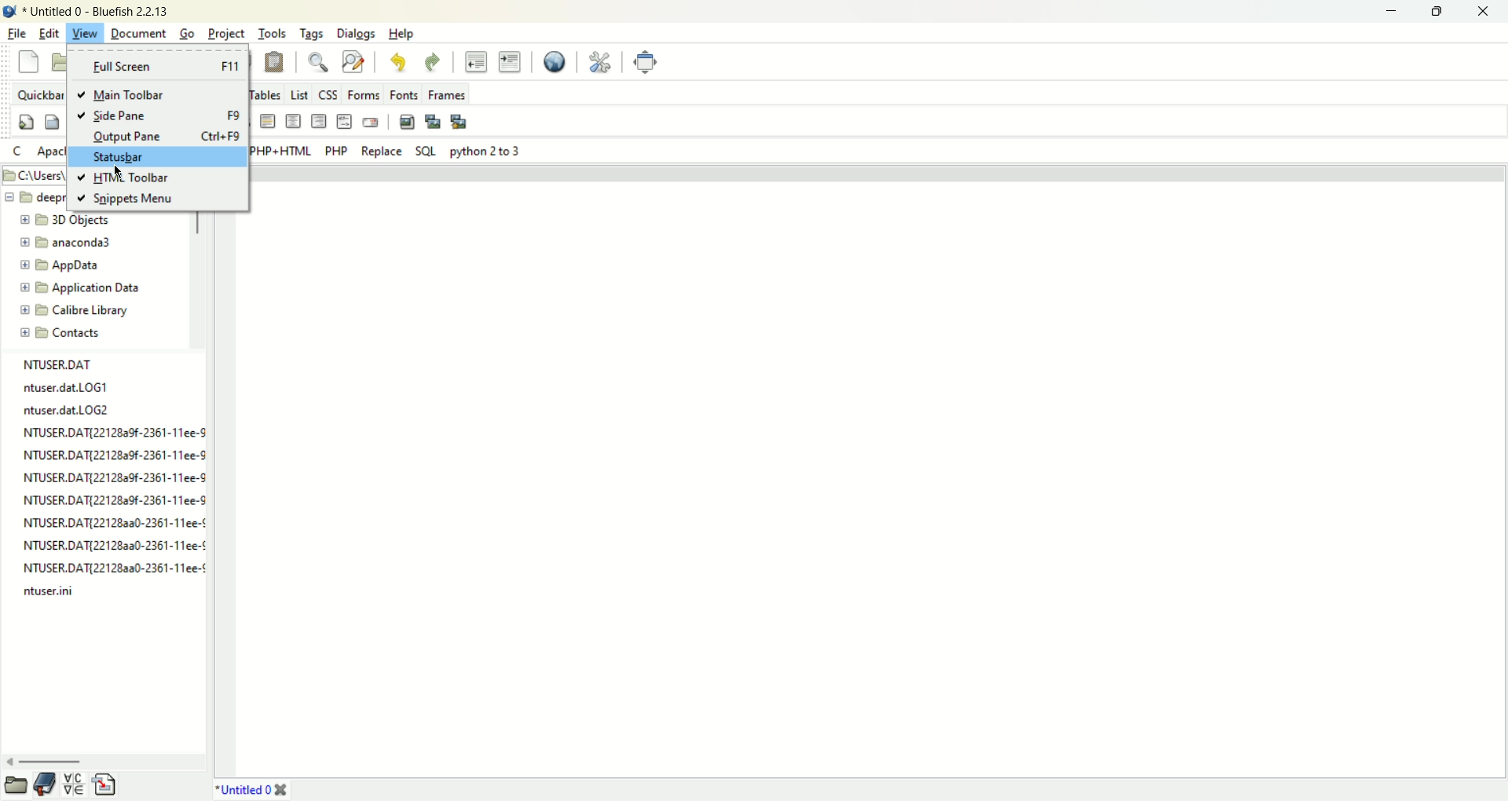 The height and width of the screenshot is (801, 1508). Describe the element at coordinates (1484, 13) in the screenshot. I see `close` at that location.